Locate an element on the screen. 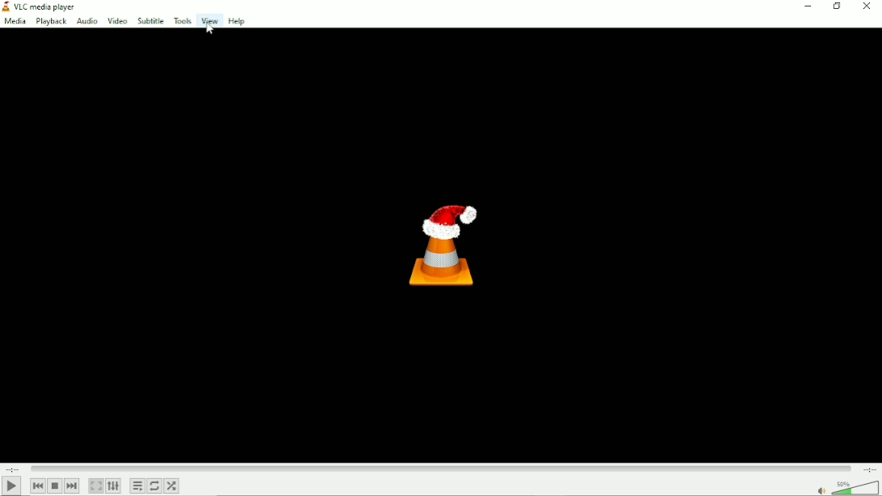 The width and height of the screenshot is (882, 496). Stop playlist is located at coordinates (55, 485).